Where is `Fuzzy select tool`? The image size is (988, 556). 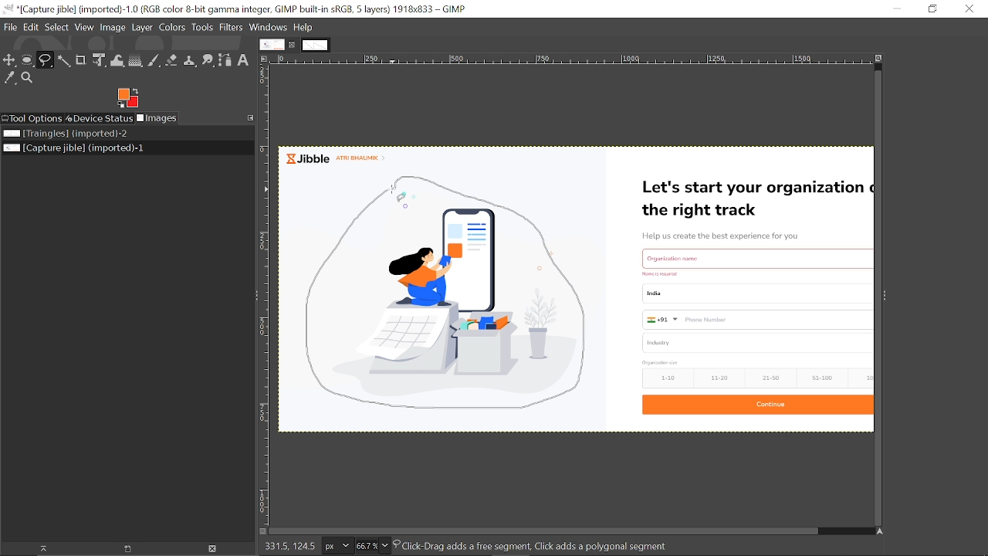 Fuzzy select tool is located at coordinates (65, 61).